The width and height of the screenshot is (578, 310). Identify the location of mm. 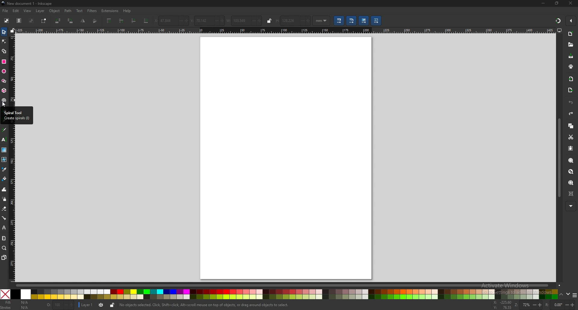
(322, 20).